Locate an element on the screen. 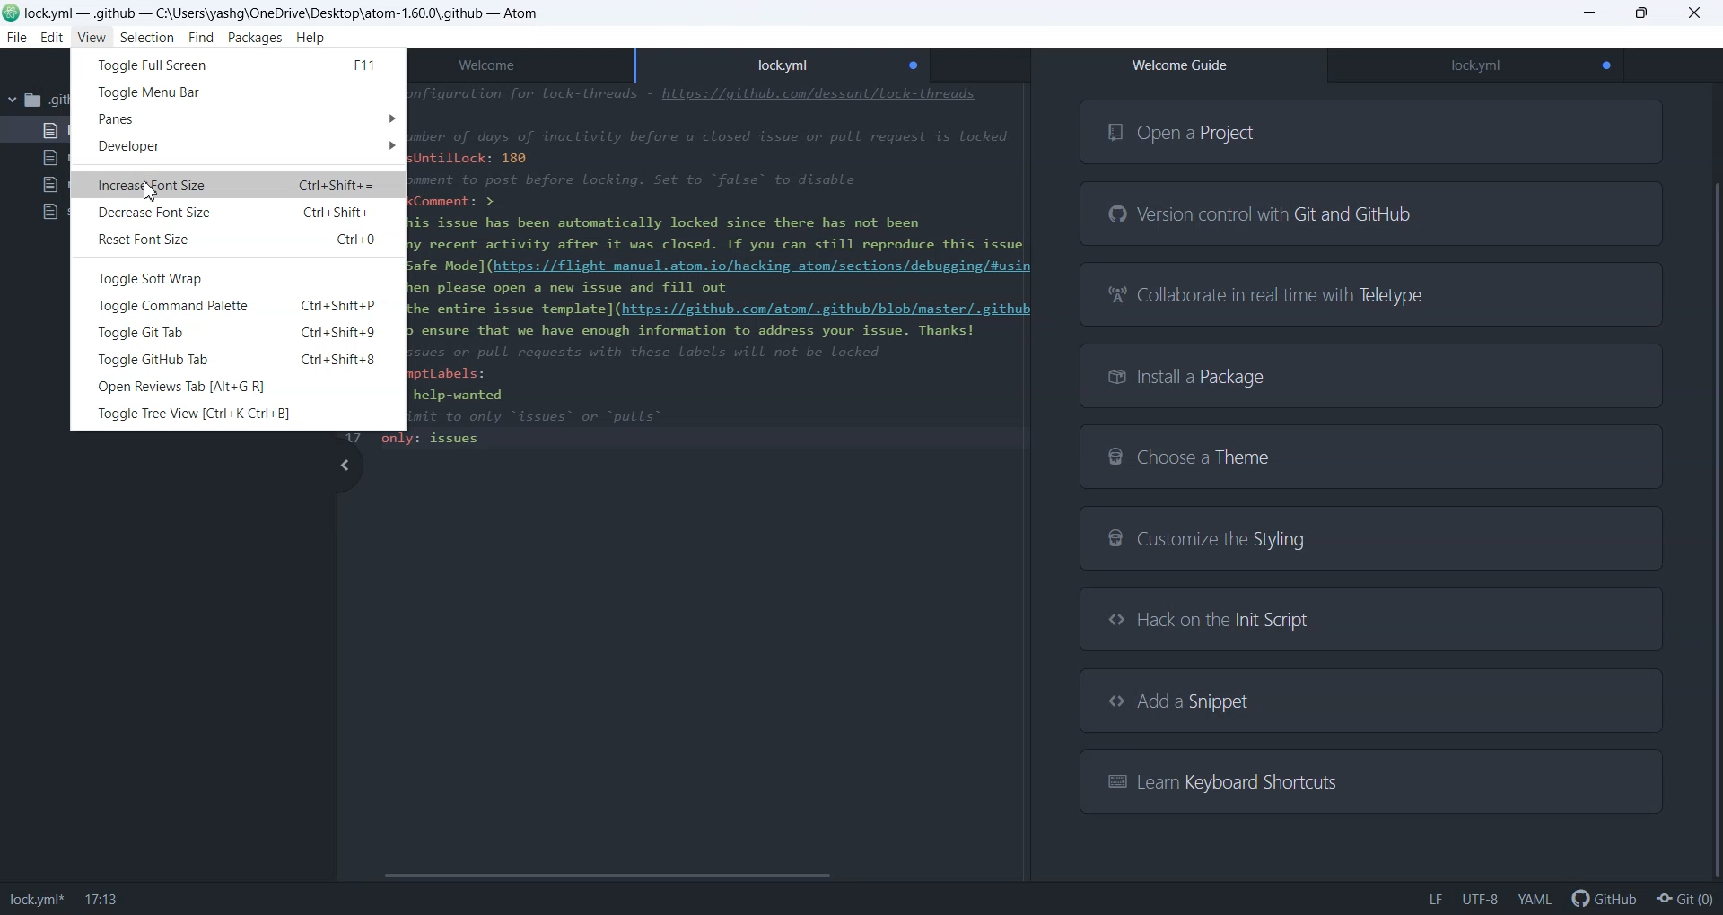 Image resolution: width=1723 pixels, height=915 pixels. Panes is located at coordinates (239, 118).